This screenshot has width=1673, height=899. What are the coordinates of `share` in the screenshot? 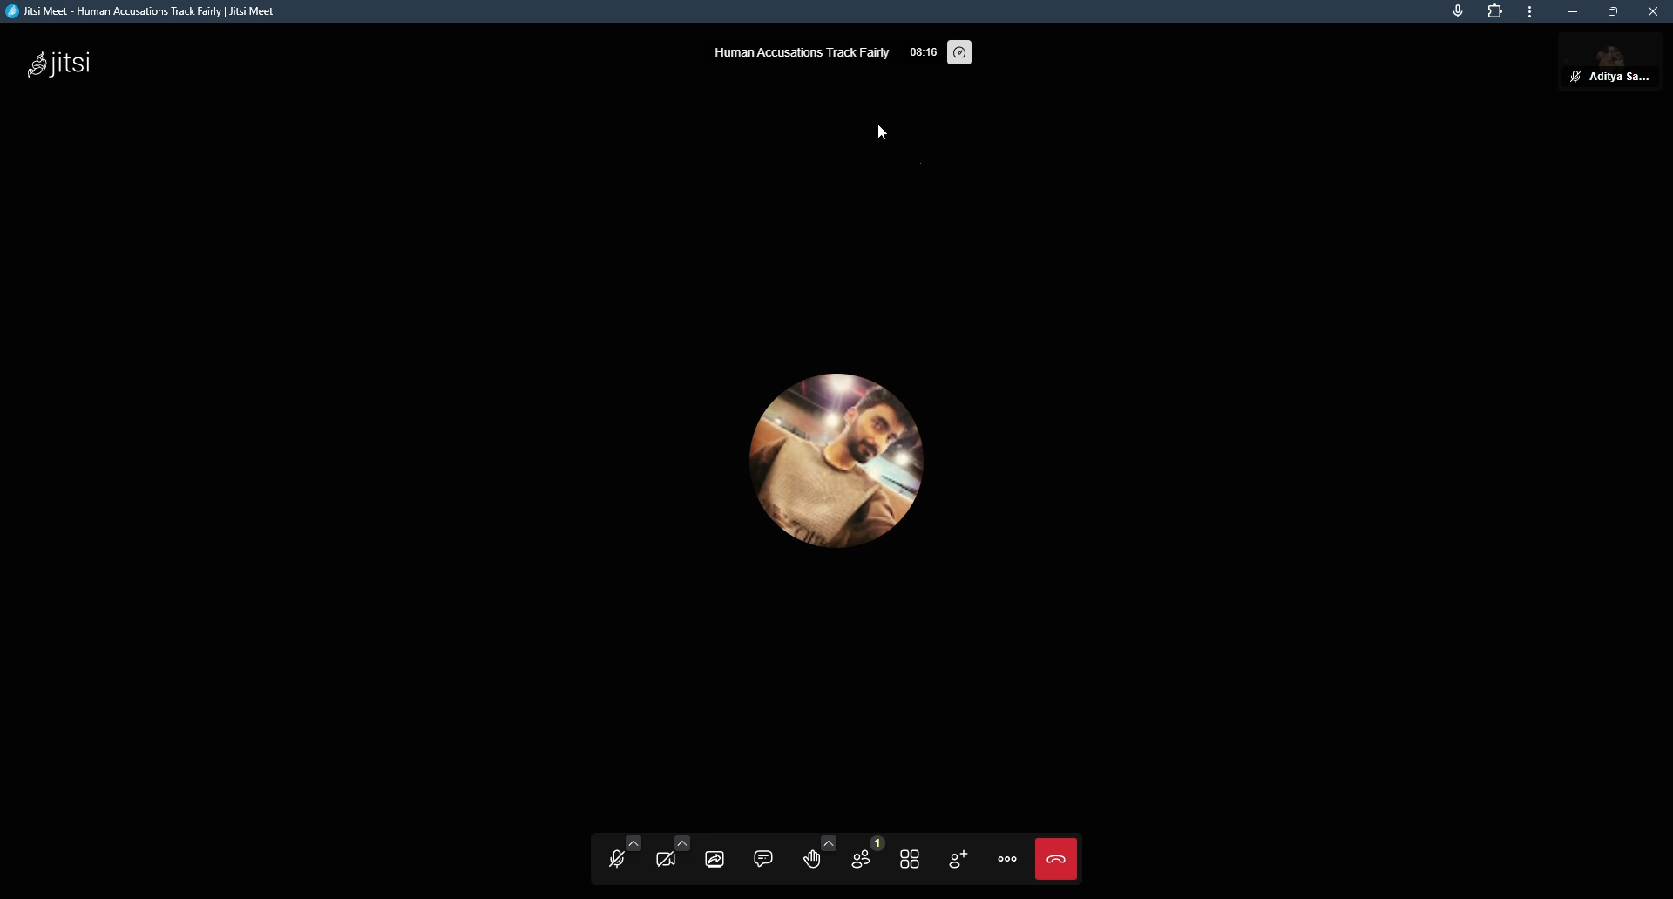 It's located at (720, 859).